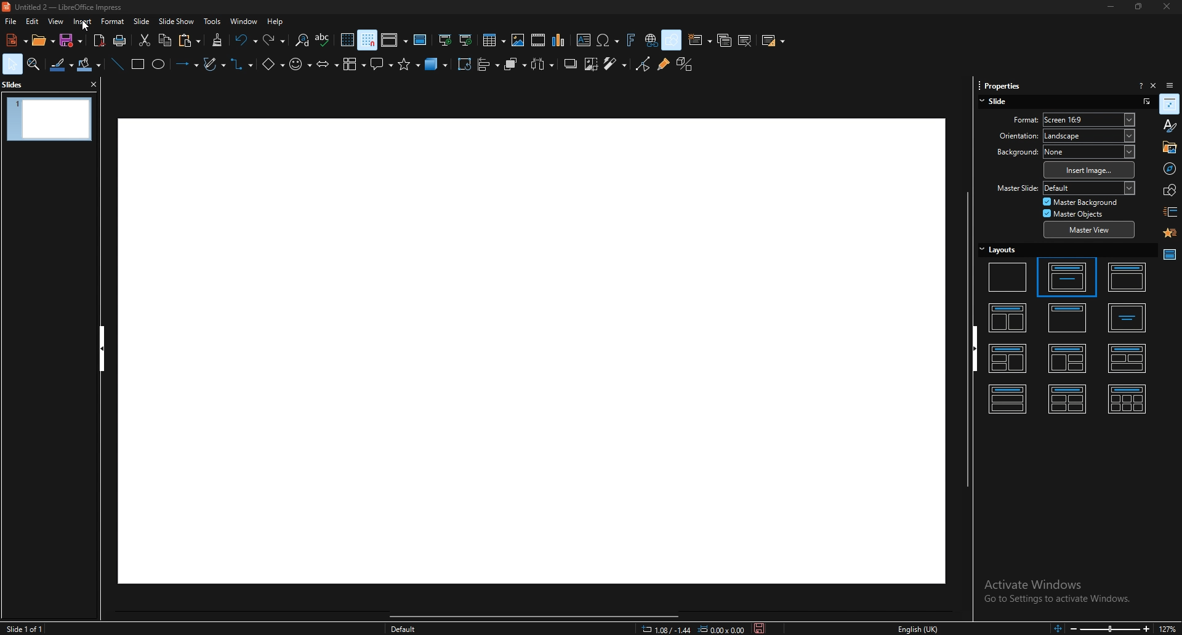  What do you see at coordinates (1055, 629) in the screenshot?
I see `fit slide to current window` at bounding box center [1055, 629].